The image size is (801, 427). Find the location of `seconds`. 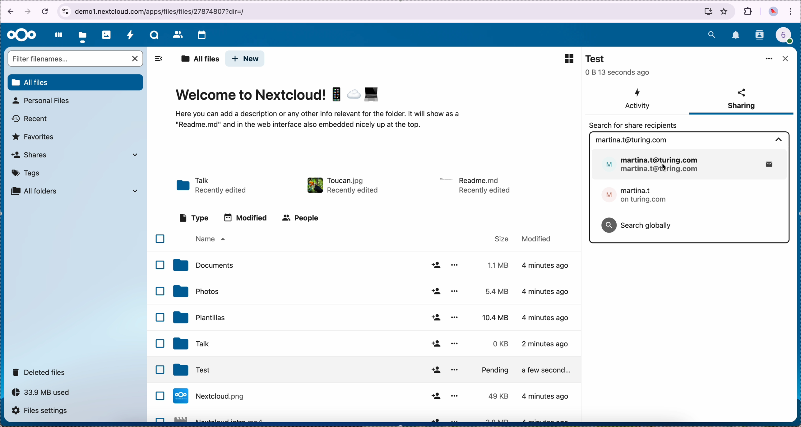

seconds is located at coordinates (618, 73).